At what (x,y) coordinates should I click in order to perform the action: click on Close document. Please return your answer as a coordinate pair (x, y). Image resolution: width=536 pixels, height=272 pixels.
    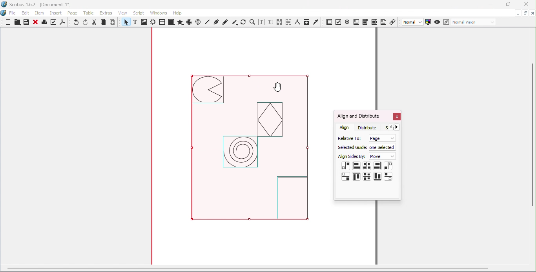
    Looking at the image, I should click on (532, 13).